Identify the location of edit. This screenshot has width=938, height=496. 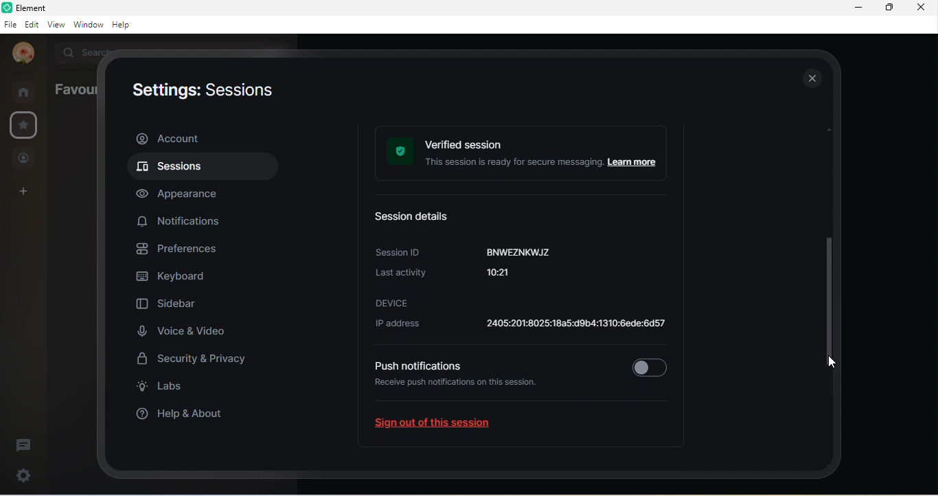
(32, 24).